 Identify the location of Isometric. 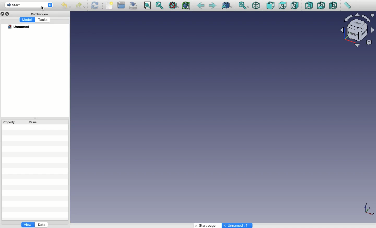
(256, 5).